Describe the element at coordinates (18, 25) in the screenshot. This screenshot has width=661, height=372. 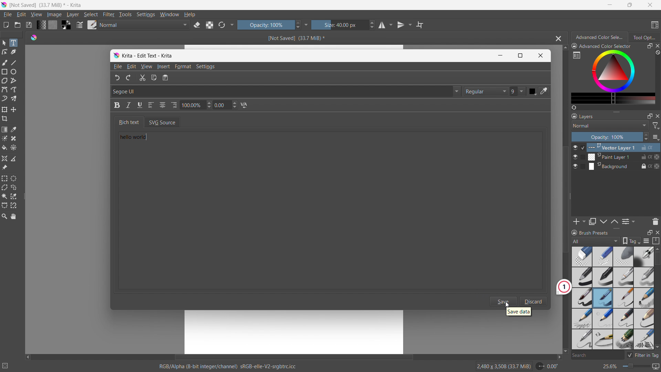
I see `open` at that location.